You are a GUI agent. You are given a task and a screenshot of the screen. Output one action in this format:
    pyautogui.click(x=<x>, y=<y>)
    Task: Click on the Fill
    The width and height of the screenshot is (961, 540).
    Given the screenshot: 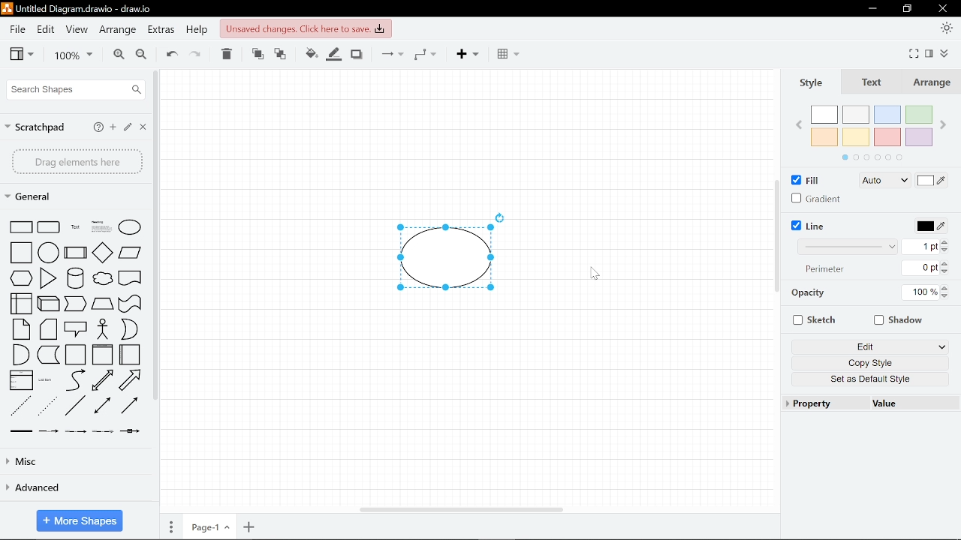 What is the action you would take?
    pyautogui.click(x=806, y=180)
    